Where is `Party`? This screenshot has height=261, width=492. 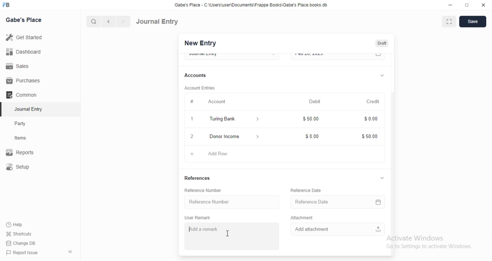
Party is located at coordinates (25, 124).